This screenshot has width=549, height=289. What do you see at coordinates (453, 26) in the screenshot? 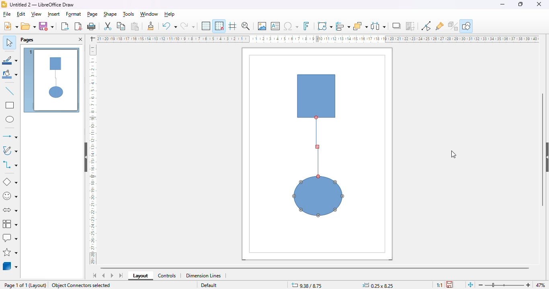
I see `toggle extrusion` at bounding box center [453, 26].